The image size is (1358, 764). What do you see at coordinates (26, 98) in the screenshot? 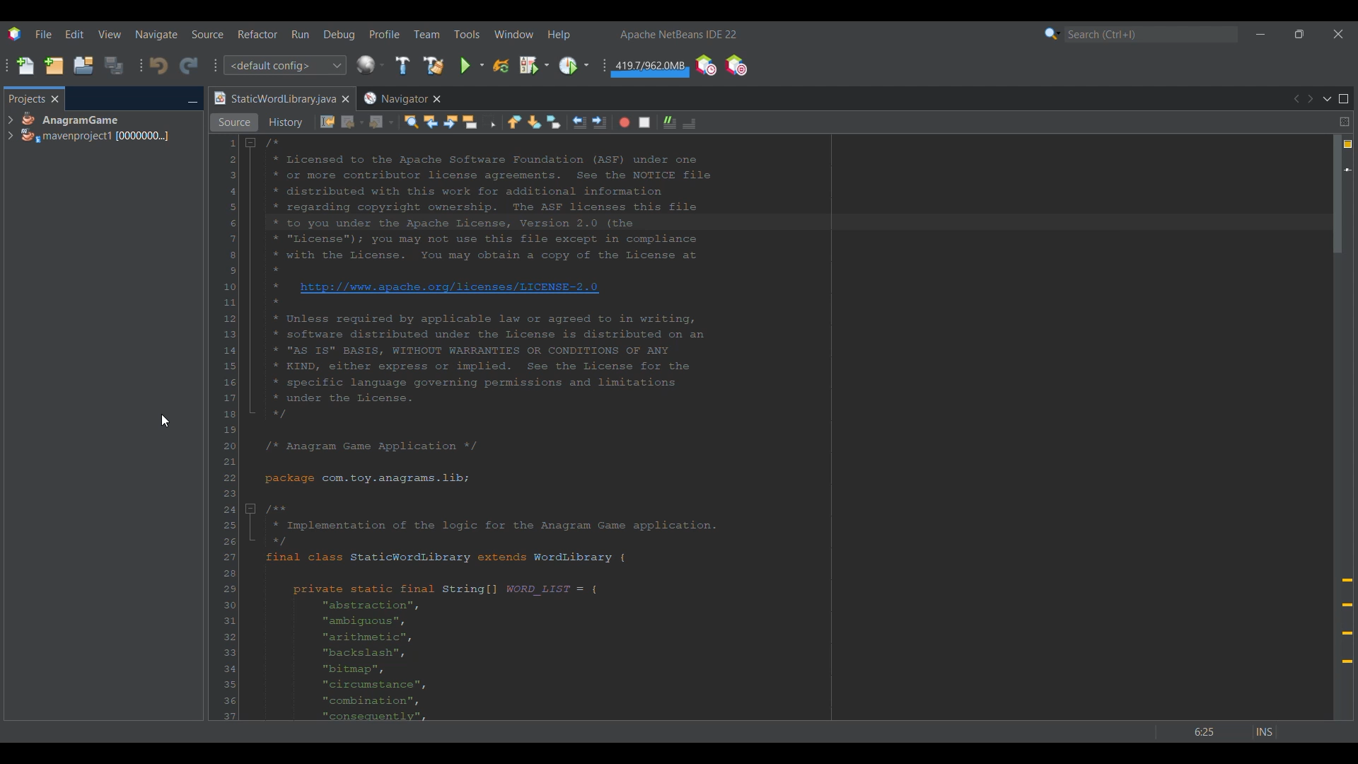
I see `Projects, current tab highlighted` at bounding box center [26, 98].